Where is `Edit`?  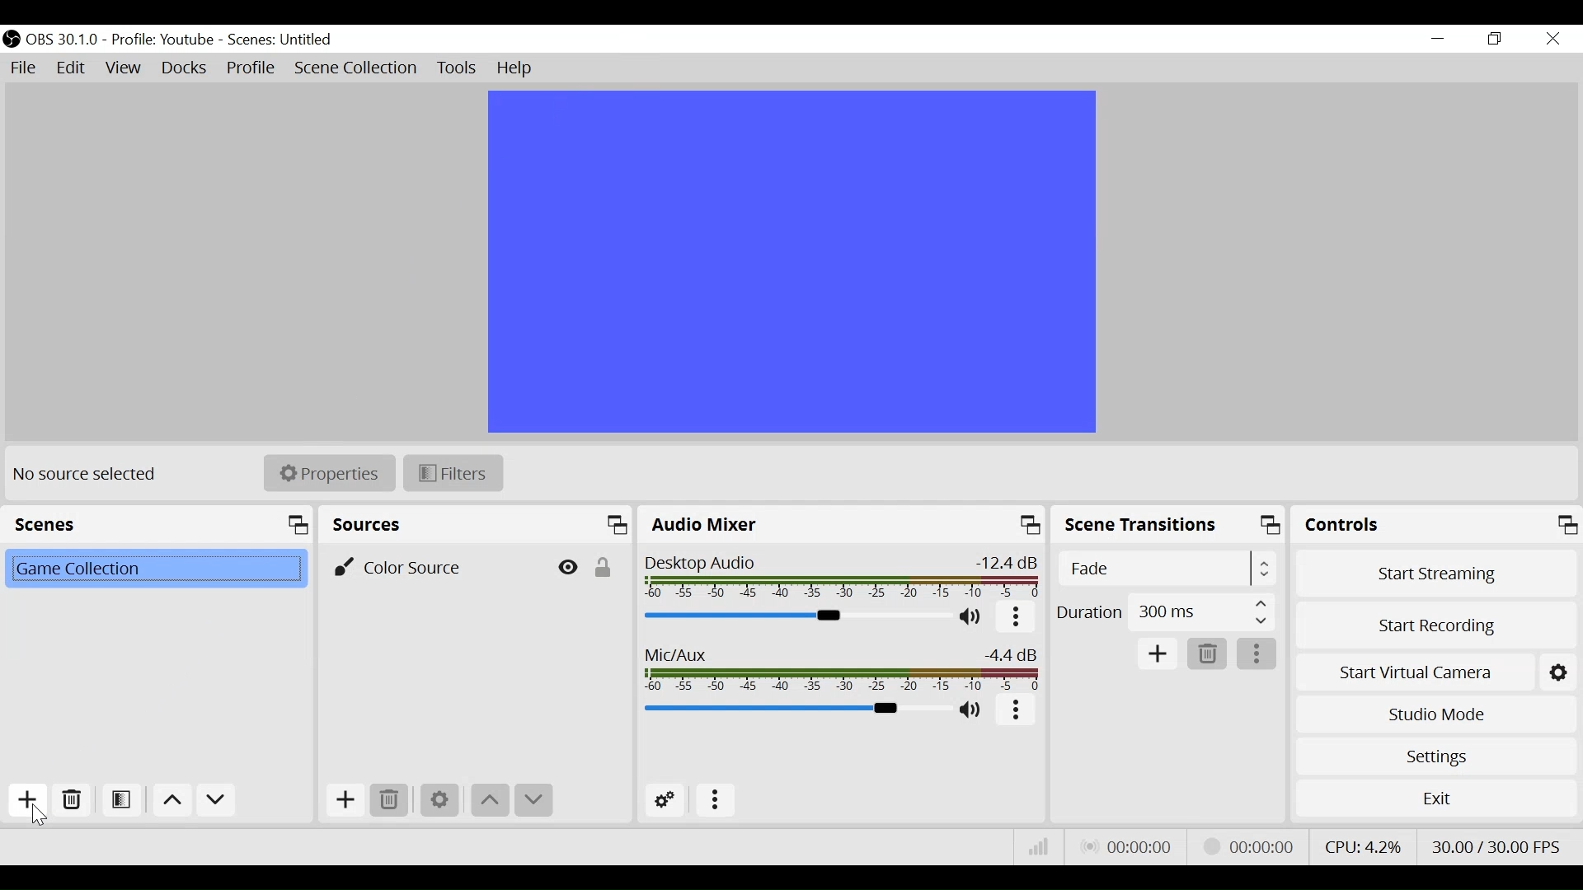 Edit is located at coordinates (73, 68).